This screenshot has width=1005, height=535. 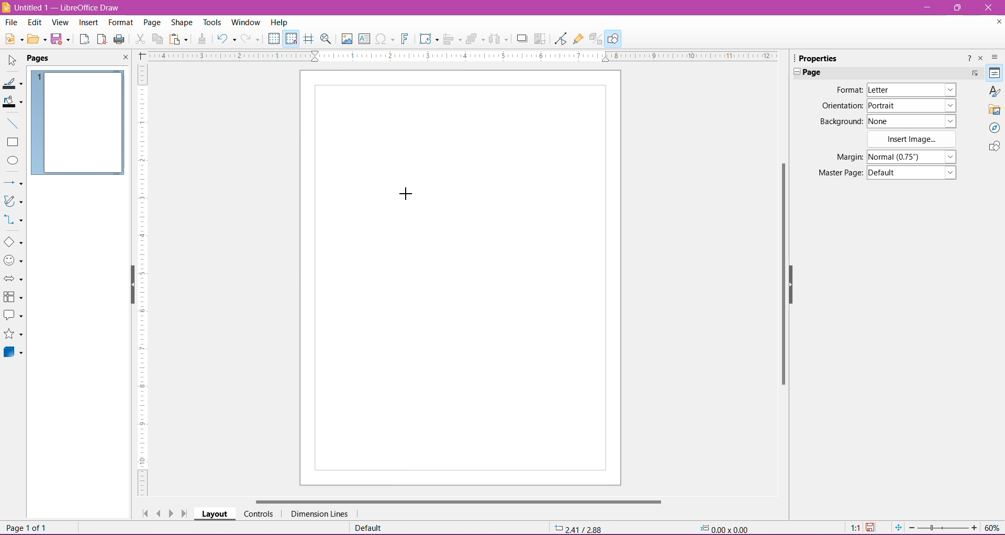 What do you see at coordinates (912, 121) in the screenshot?
I see `Set page background` at bounding box center [912, 121].